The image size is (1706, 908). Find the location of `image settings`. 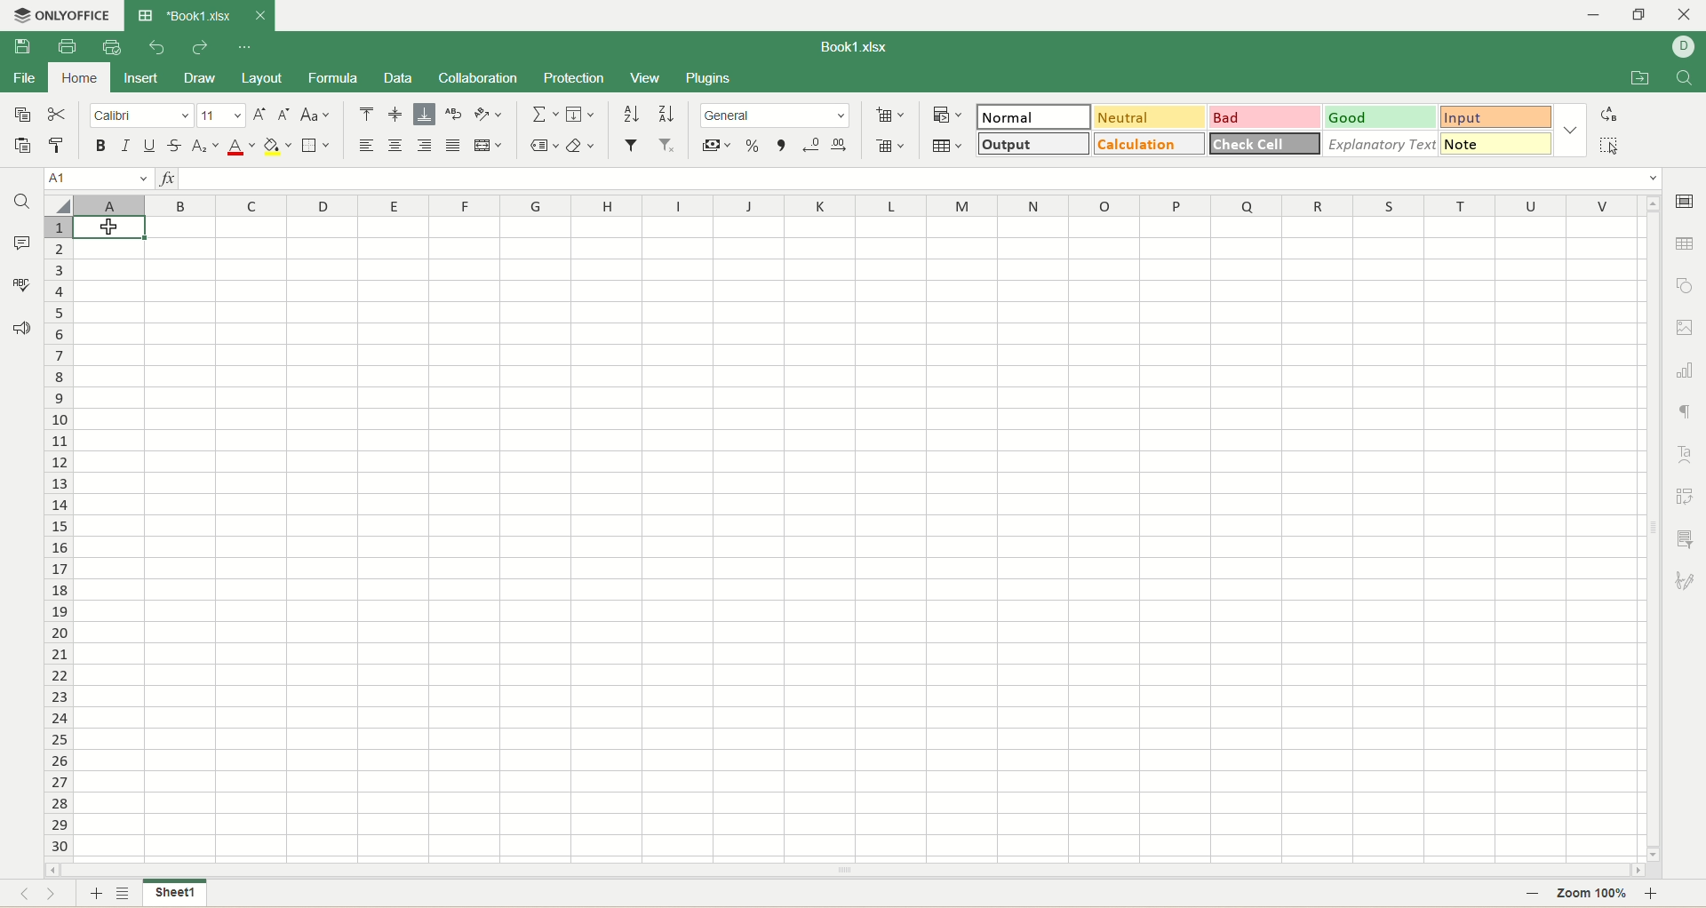

image settings is located at coordinates (1686, 327).